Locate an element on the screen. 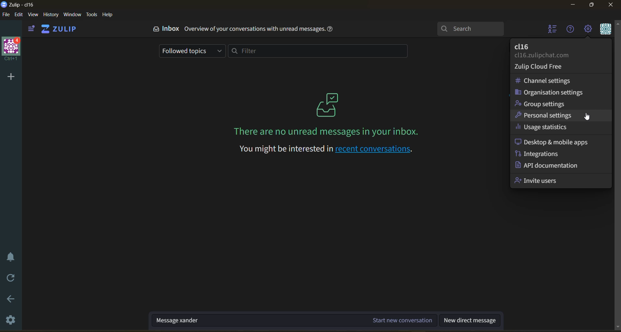  add a new organisation is located at coordinates (10, 77).